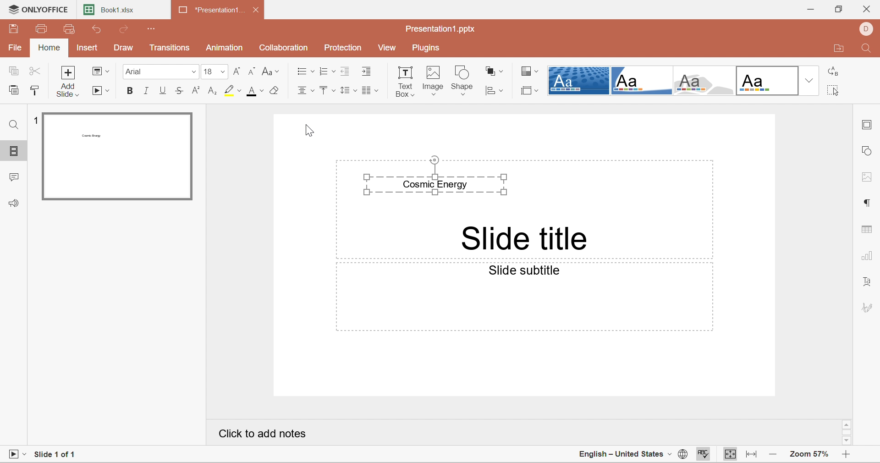 The height and width of the screenshot is (463, 880). What do you see at coordinates (86, 49) in the screenshot?
I see `Insert` at bounding box center [86, 49].